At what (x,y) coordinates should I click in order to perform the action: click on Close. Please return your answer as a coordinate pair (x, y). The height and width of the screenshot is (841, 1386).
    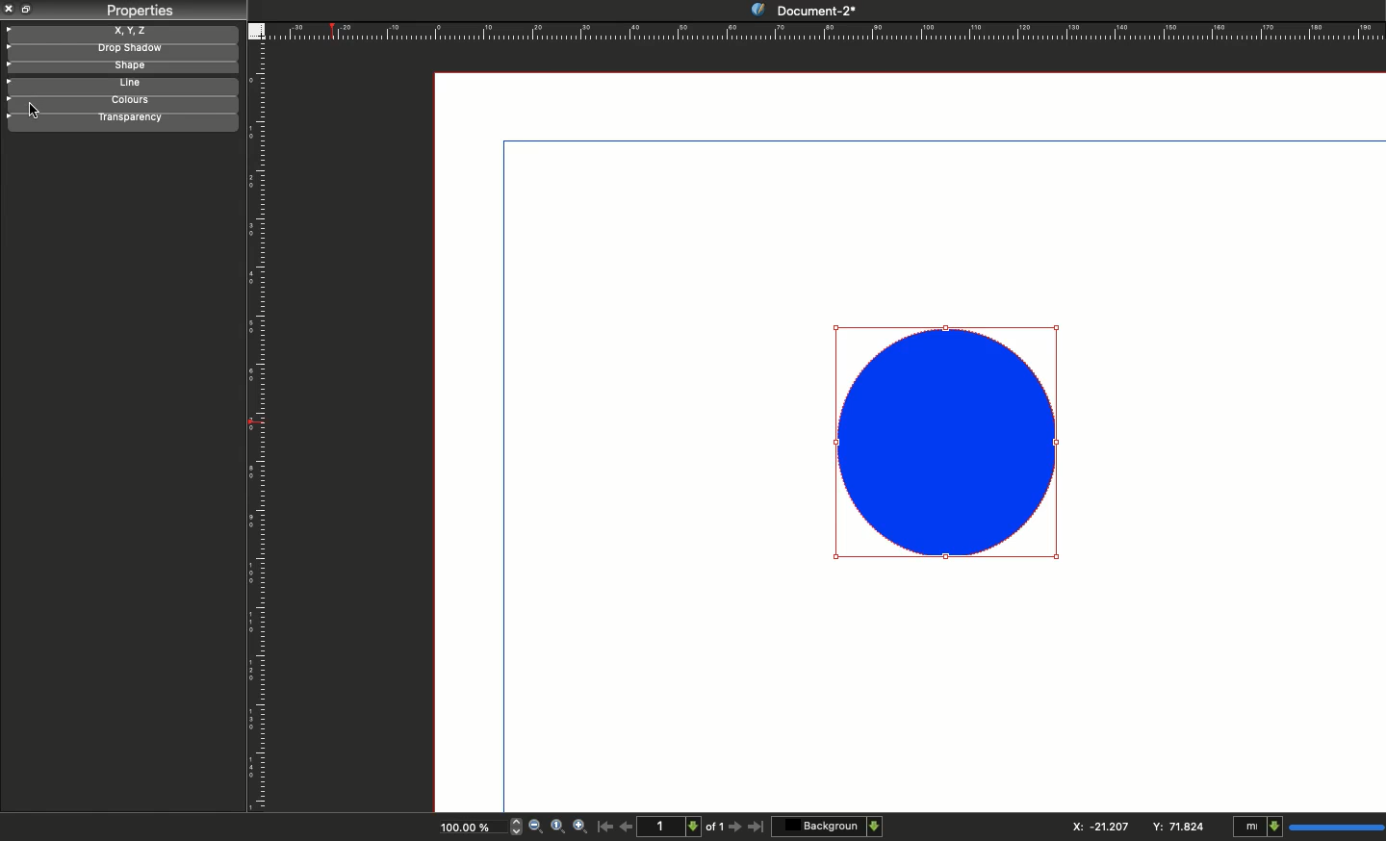
    Looking at the image, I should click on (10, 9).